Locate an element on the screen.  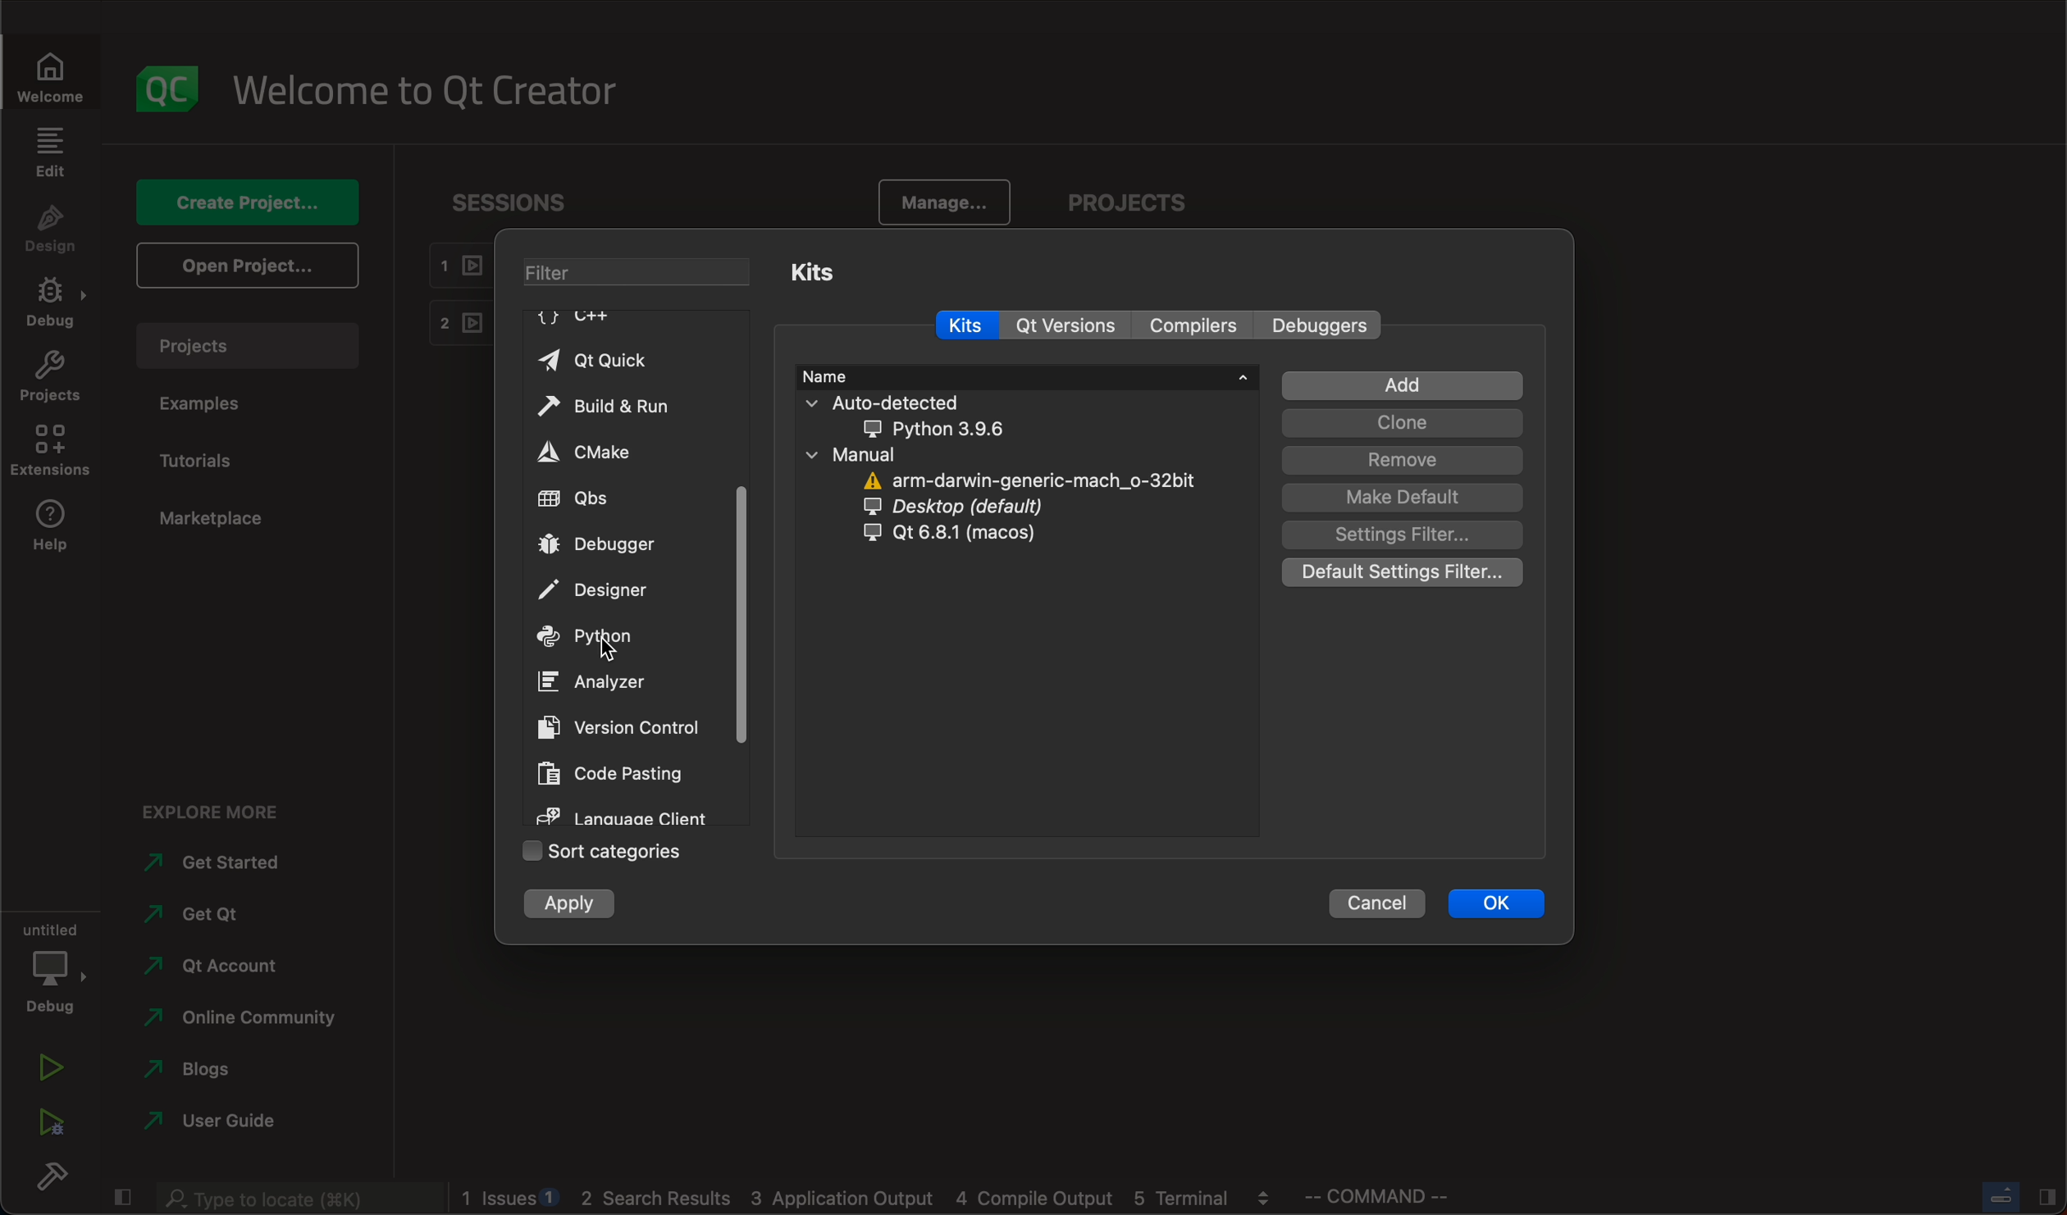
started is located at coordinates (223, 866).